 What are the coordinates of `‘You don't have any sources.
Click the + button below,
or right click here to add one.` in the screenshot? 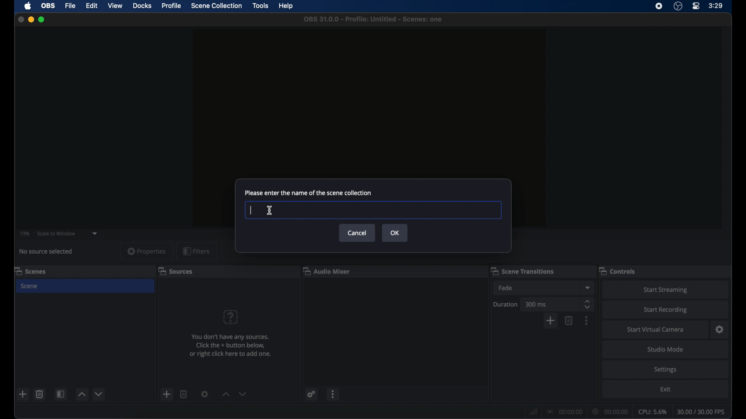 It's located at (228, 347).